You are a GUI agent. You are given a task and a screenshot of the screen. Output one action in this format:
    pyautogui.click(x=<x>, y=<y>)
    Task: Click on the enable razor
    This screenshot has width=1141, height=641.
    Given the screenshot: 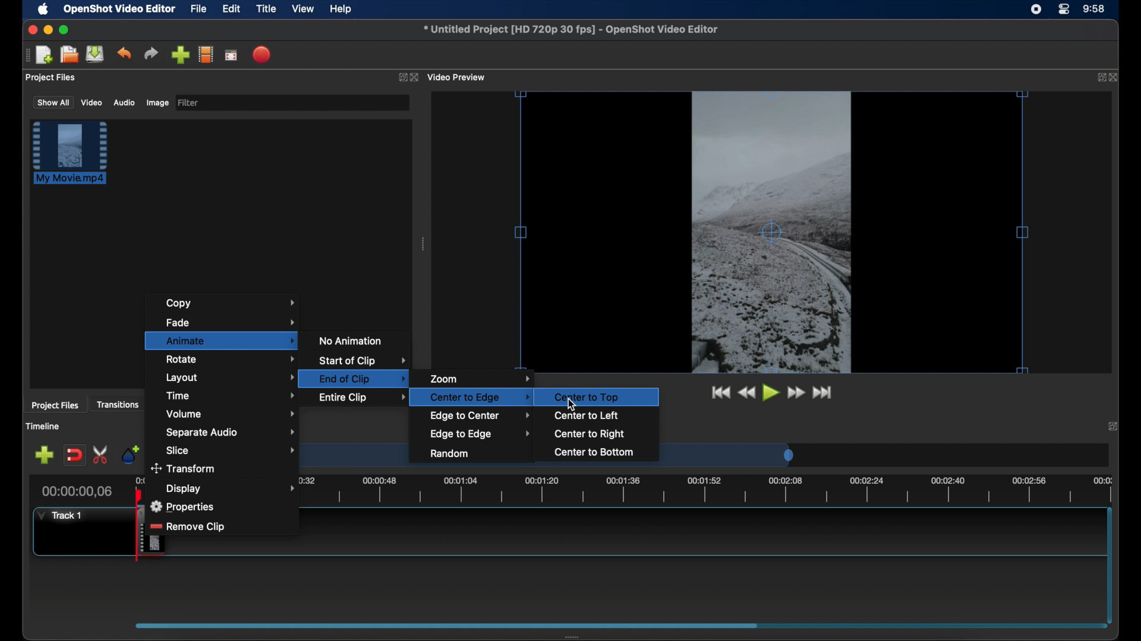 What is the action you would take?
    pyautogui.click(x=101, y=455)
    